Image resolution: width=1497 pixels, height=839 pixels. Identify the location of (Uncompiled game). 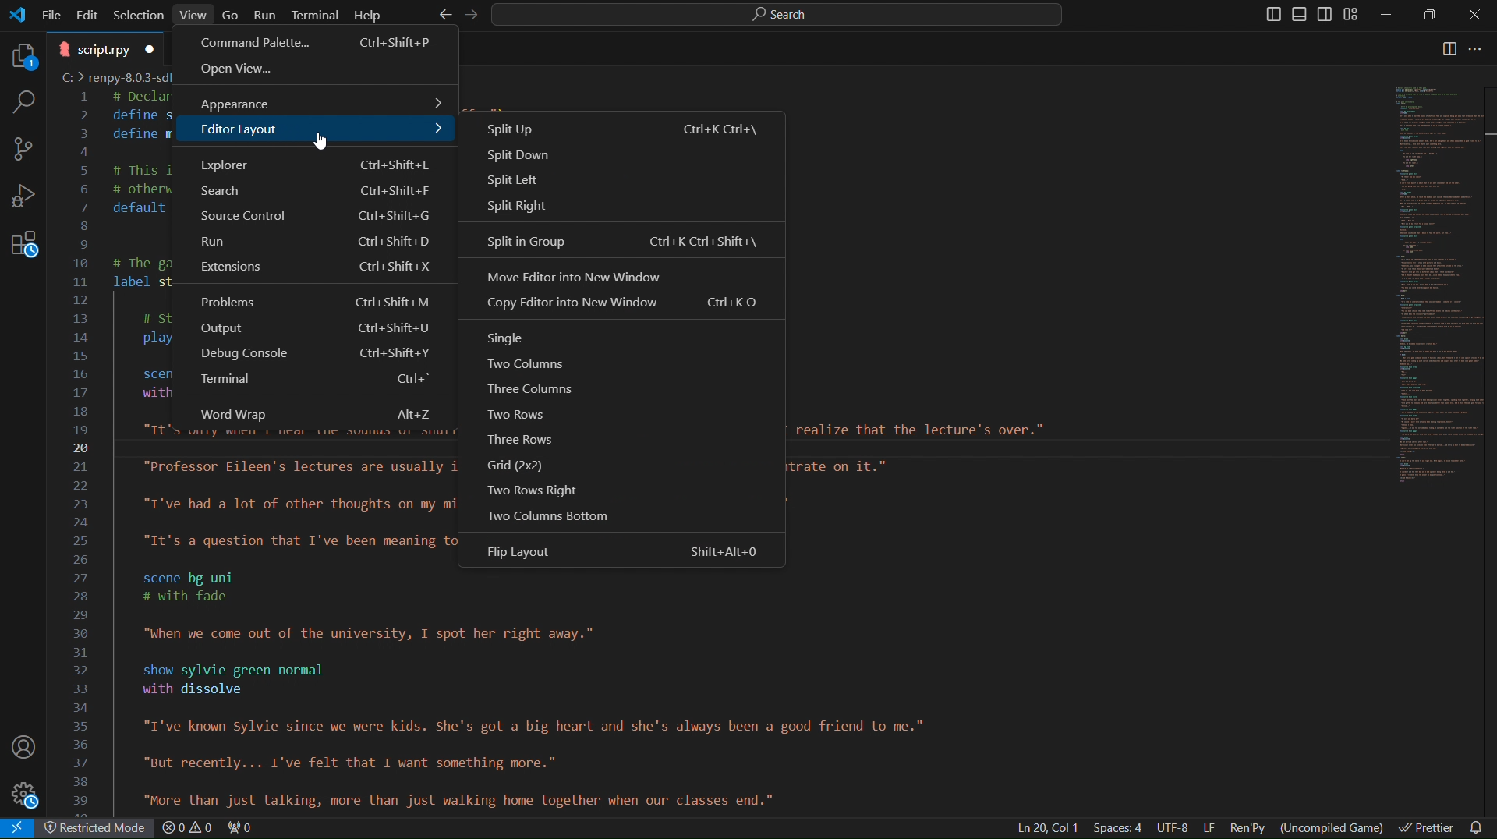
(1335, 826).